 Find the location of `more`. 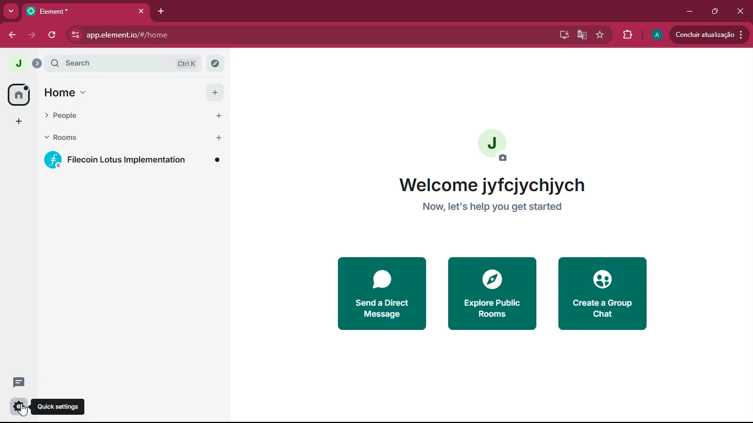

more is located at coordinates (12, 12).